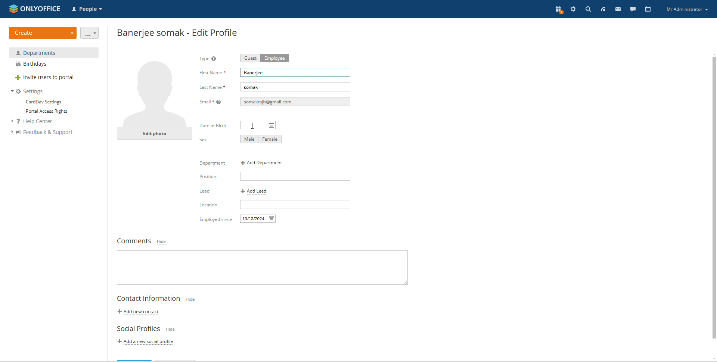 The height and width of the screenshot is (362, 717). Describe the element at coordinates (88, 9) in the screenshot. I see `select application` at that location.